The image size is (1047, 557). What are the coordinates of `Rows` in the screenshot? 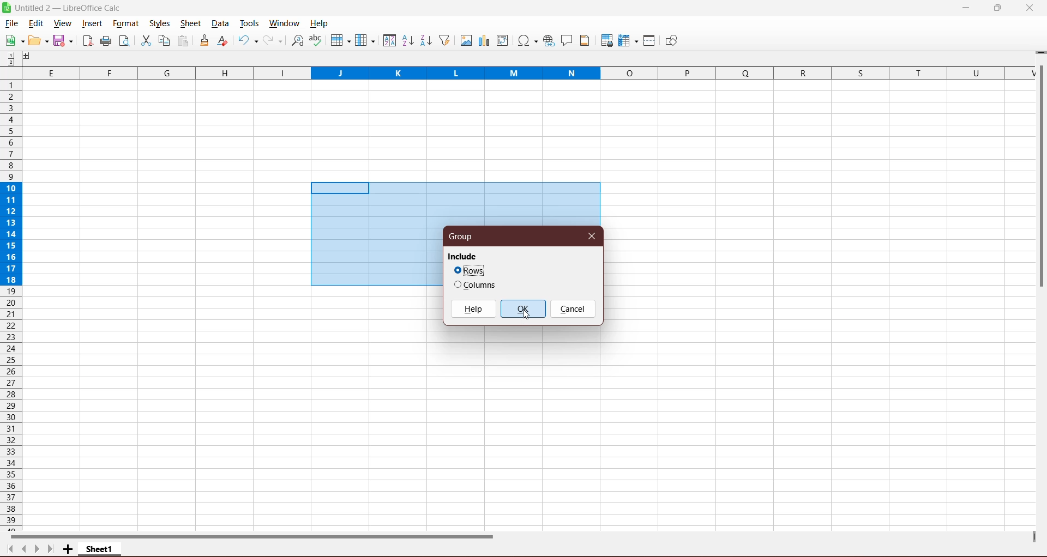 It's located at (10, 305).